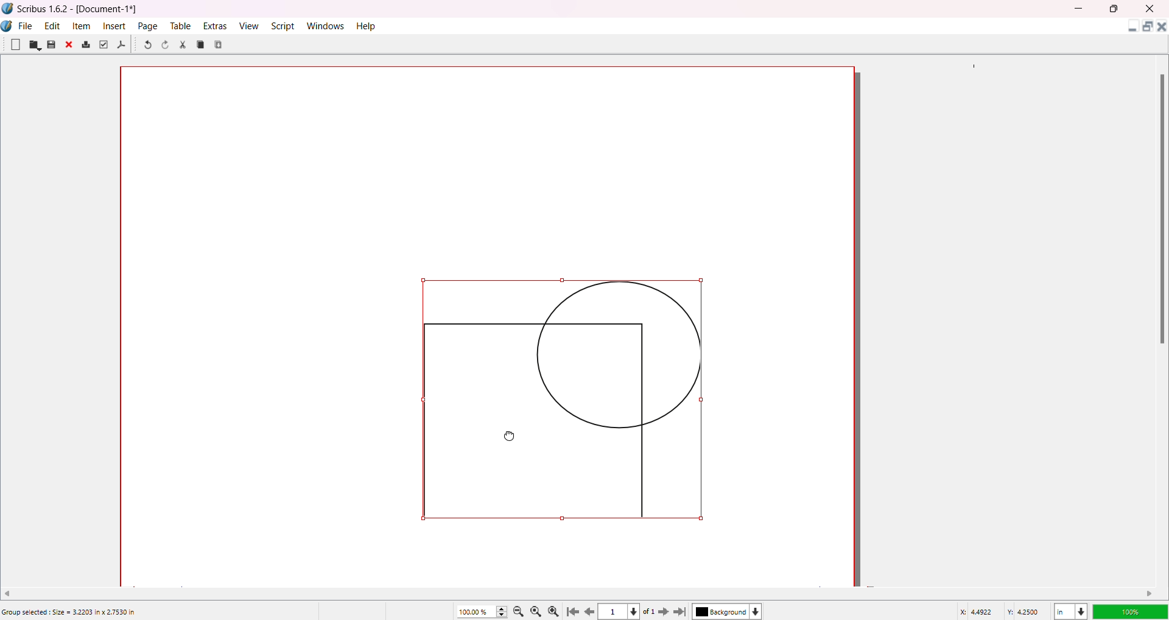 The width and height of the screenshot is (1169, 620). Describe the element at coordinates (52, 25) in the screenshot. I see `Edit` at that location.